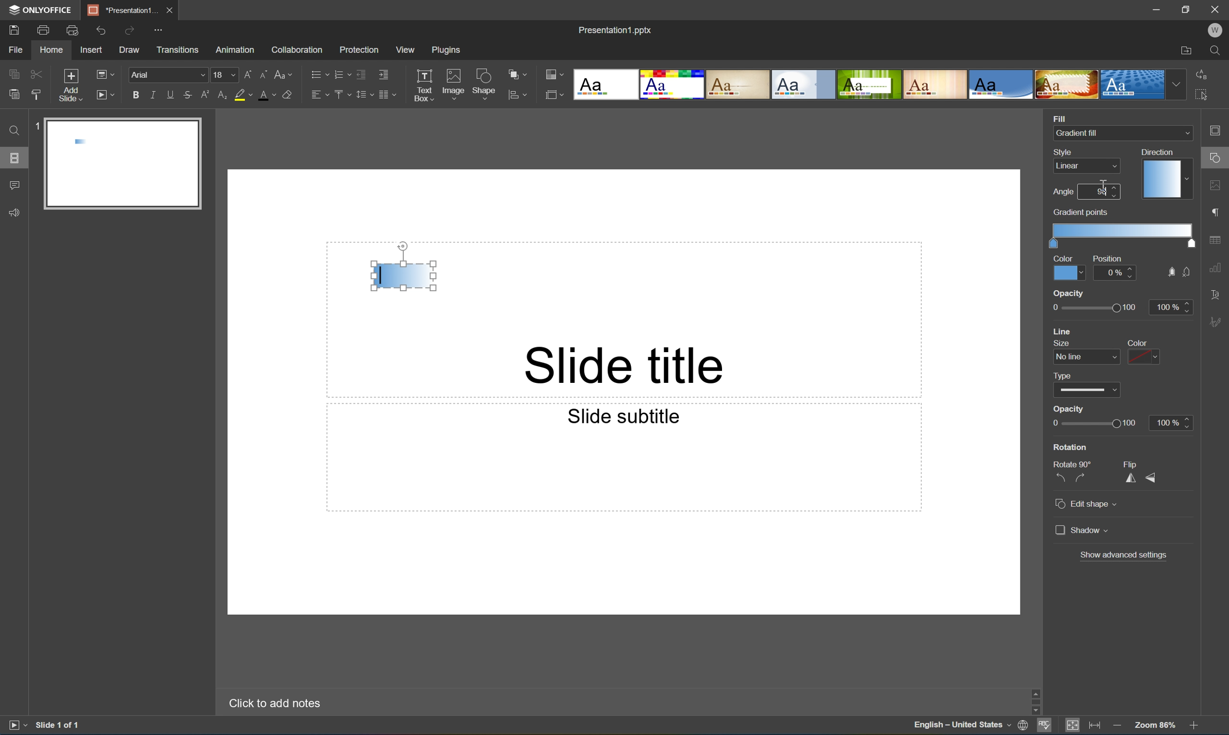 This screenshot has width=1229, height=735. Describe the element at coordinates (1095, 727) in the screenshot. I see `Fit to width` at that location.